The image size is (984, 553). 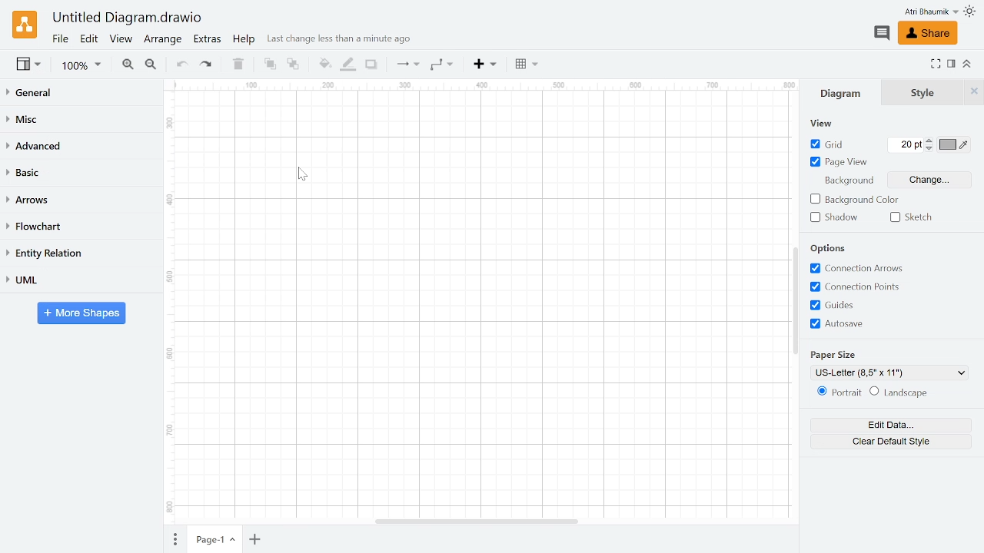 What do you see at coordinates (862, 286) in the screenshot?
I see `Connection points` at bounding box center [862, 286].